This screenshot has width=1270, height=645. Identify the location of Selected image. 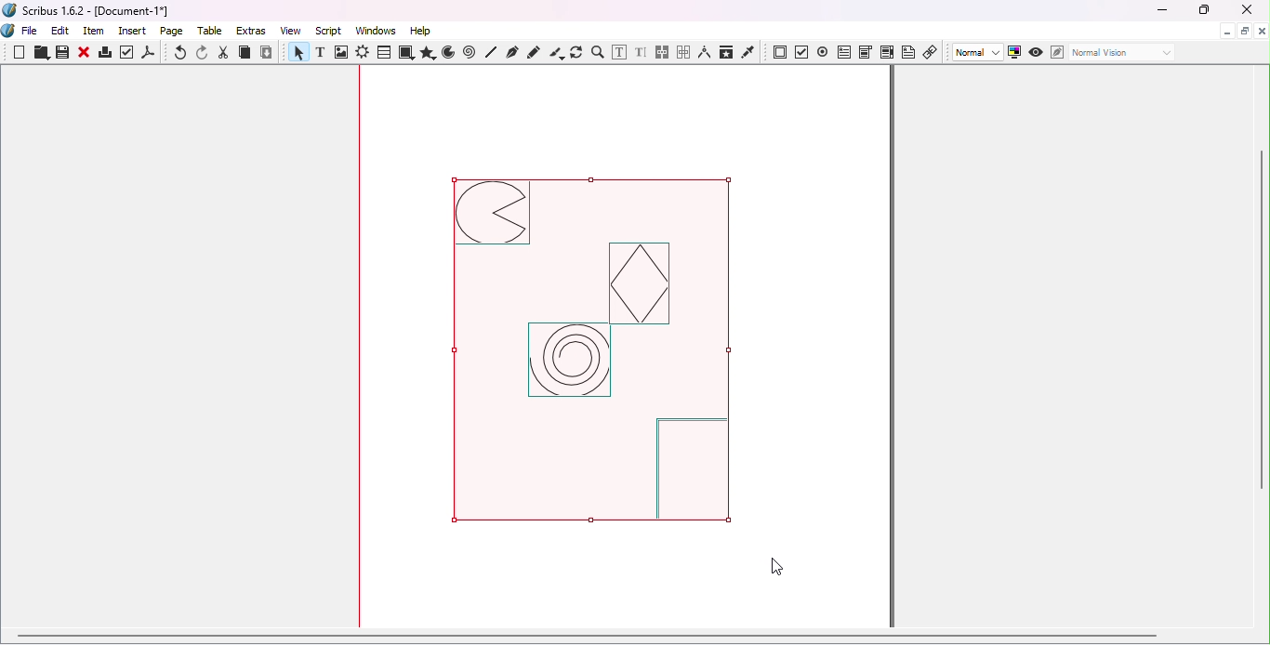
(606, 358).